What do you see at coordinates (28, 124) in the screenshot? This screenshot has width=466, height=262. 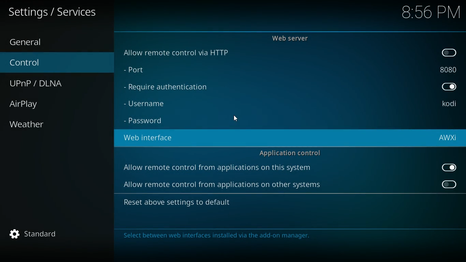 I see `Weather` at bounding box center [28, 124].